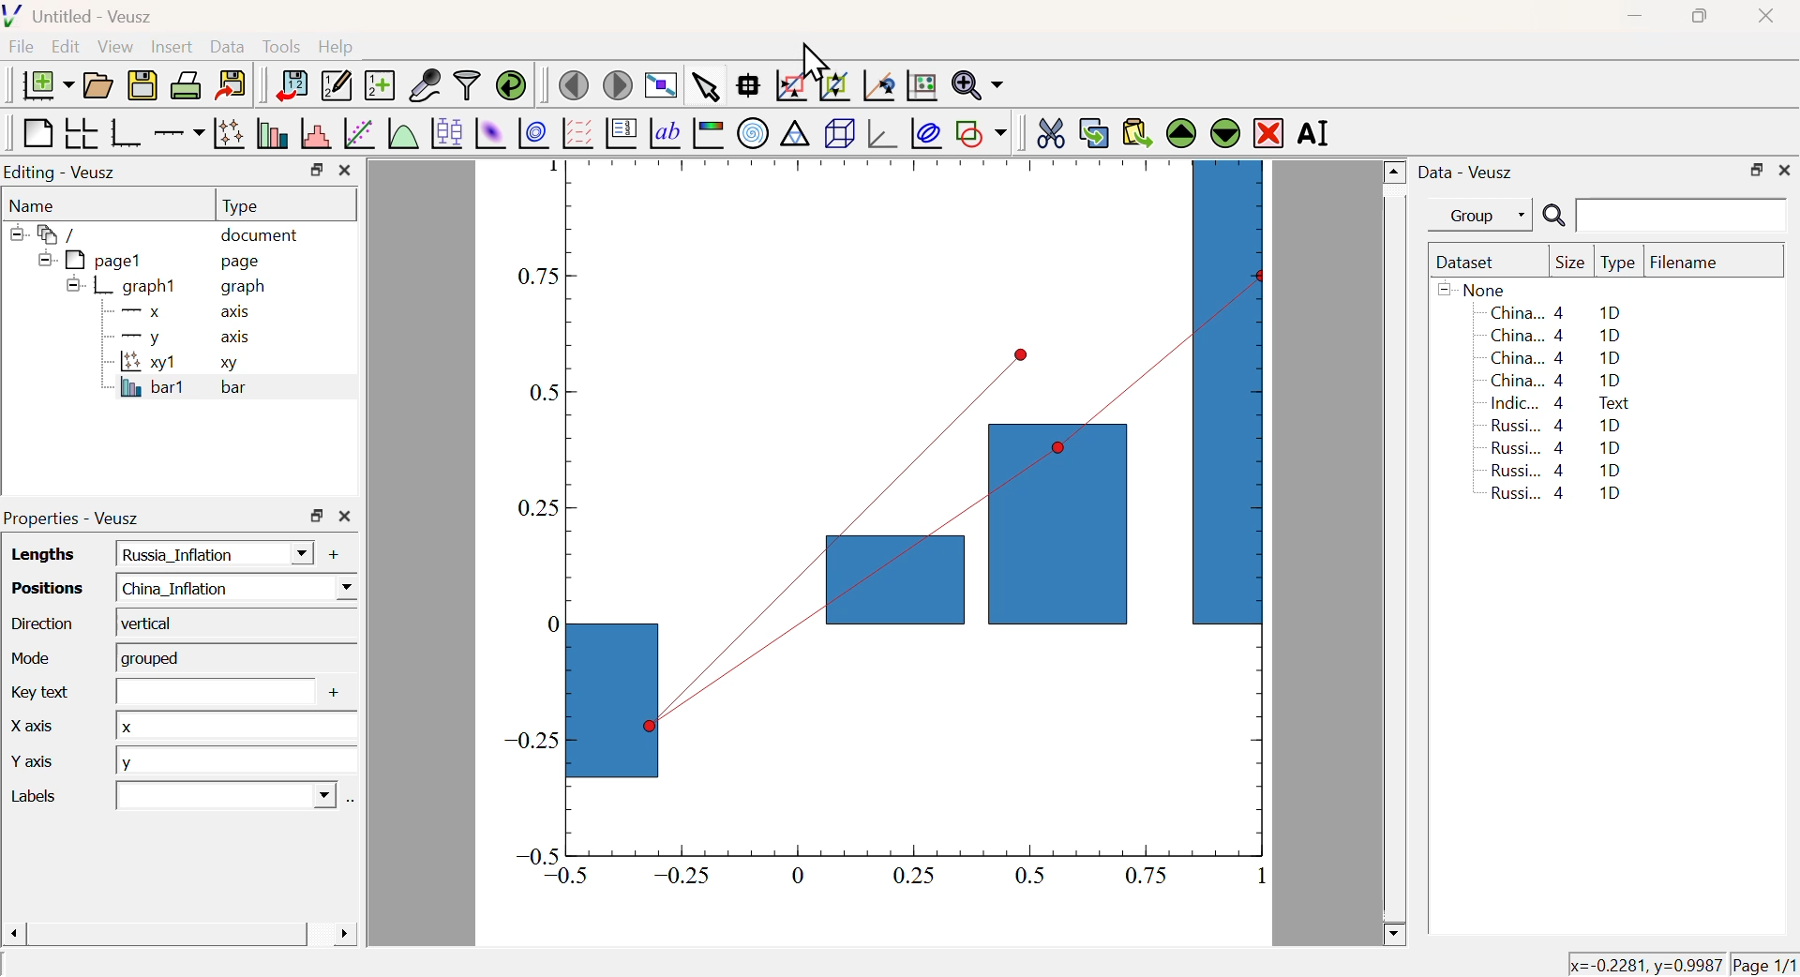 This screenshot has width=1800, height=977. I want to click on China... 4 1D, so click(1558, 359).